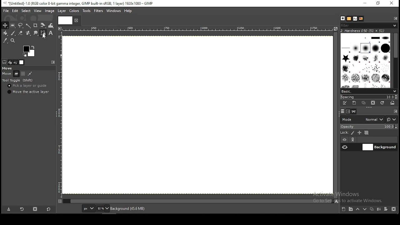 This screenshot has height=225, width=400. What do you see at coordinates (16, 62) in the screenshot?
I see `undo history` at bounding box center [16, 62].